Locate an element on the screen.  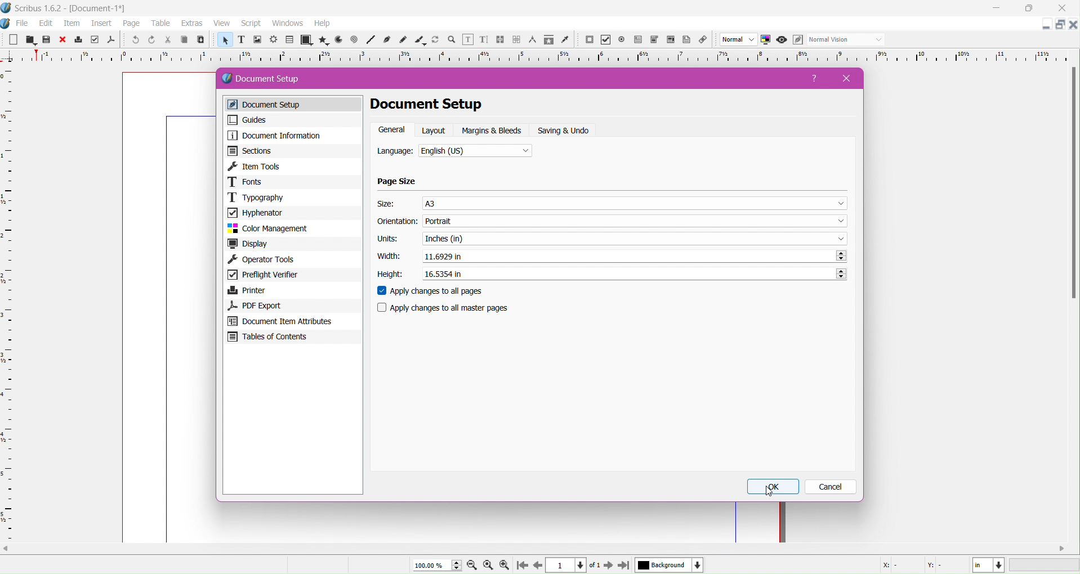
X:- Y:- is located at coordinates (915, 565).